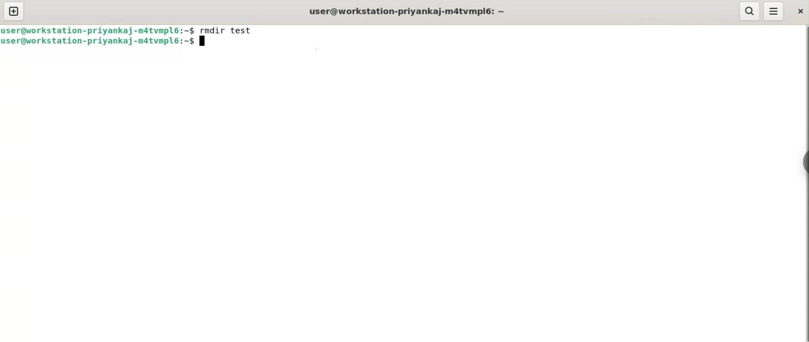 This screenshot has width=809, height=342. What do you see at coordinates (103, 41) in the screenshot?
I see `user@workstation-priyankaj-m4tvmpl6: ~$` at bounding box center [103, 41].